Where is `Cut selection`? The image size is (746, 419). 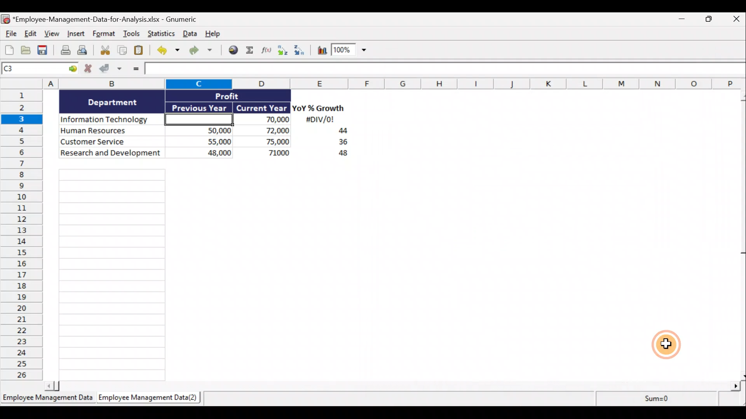
Cut selection is located at coordinates (105, 50).